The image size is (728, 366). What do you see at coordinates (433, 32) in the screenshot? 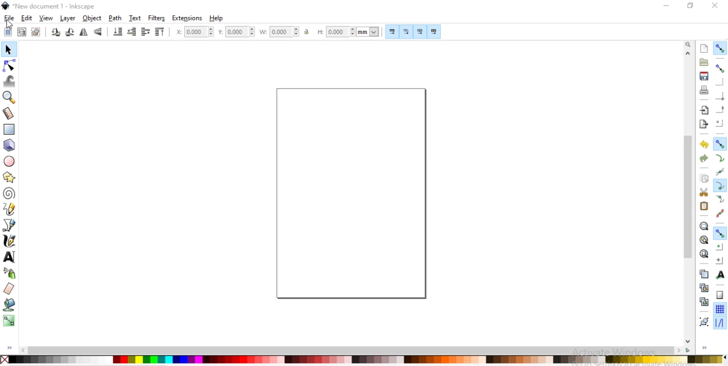
I see `move patterns along with objects` at bounding box center [433, 32].